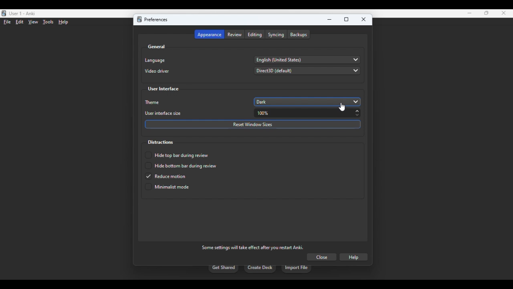  What do you see at coordinates (155, 60) in the screenshot?
I see `language` at bounding box center [155, 60].